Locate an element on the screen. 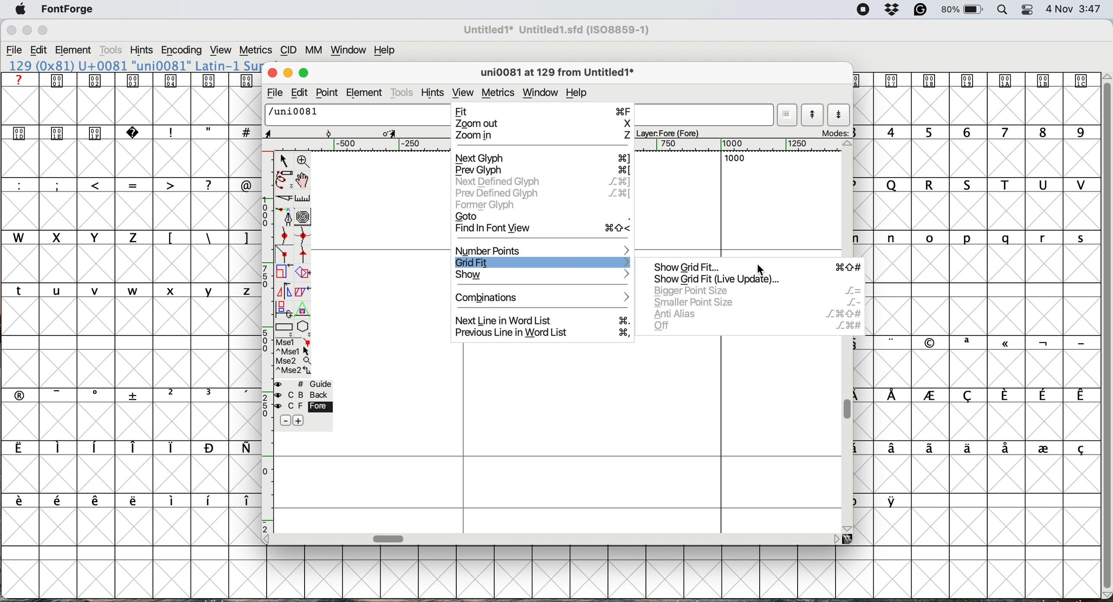  show next letter is located at coordinates (838, 114).